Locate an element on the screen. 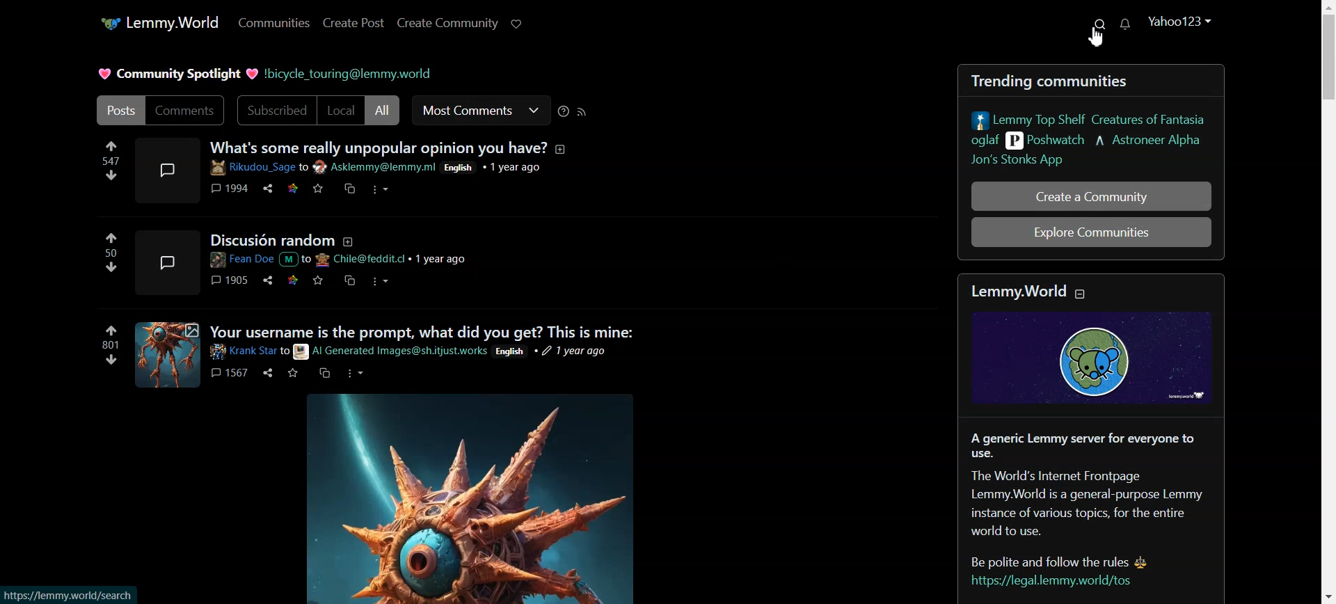 This screenshot has width=1336, height=604. AI generated image is located at coordinates (168, 353).